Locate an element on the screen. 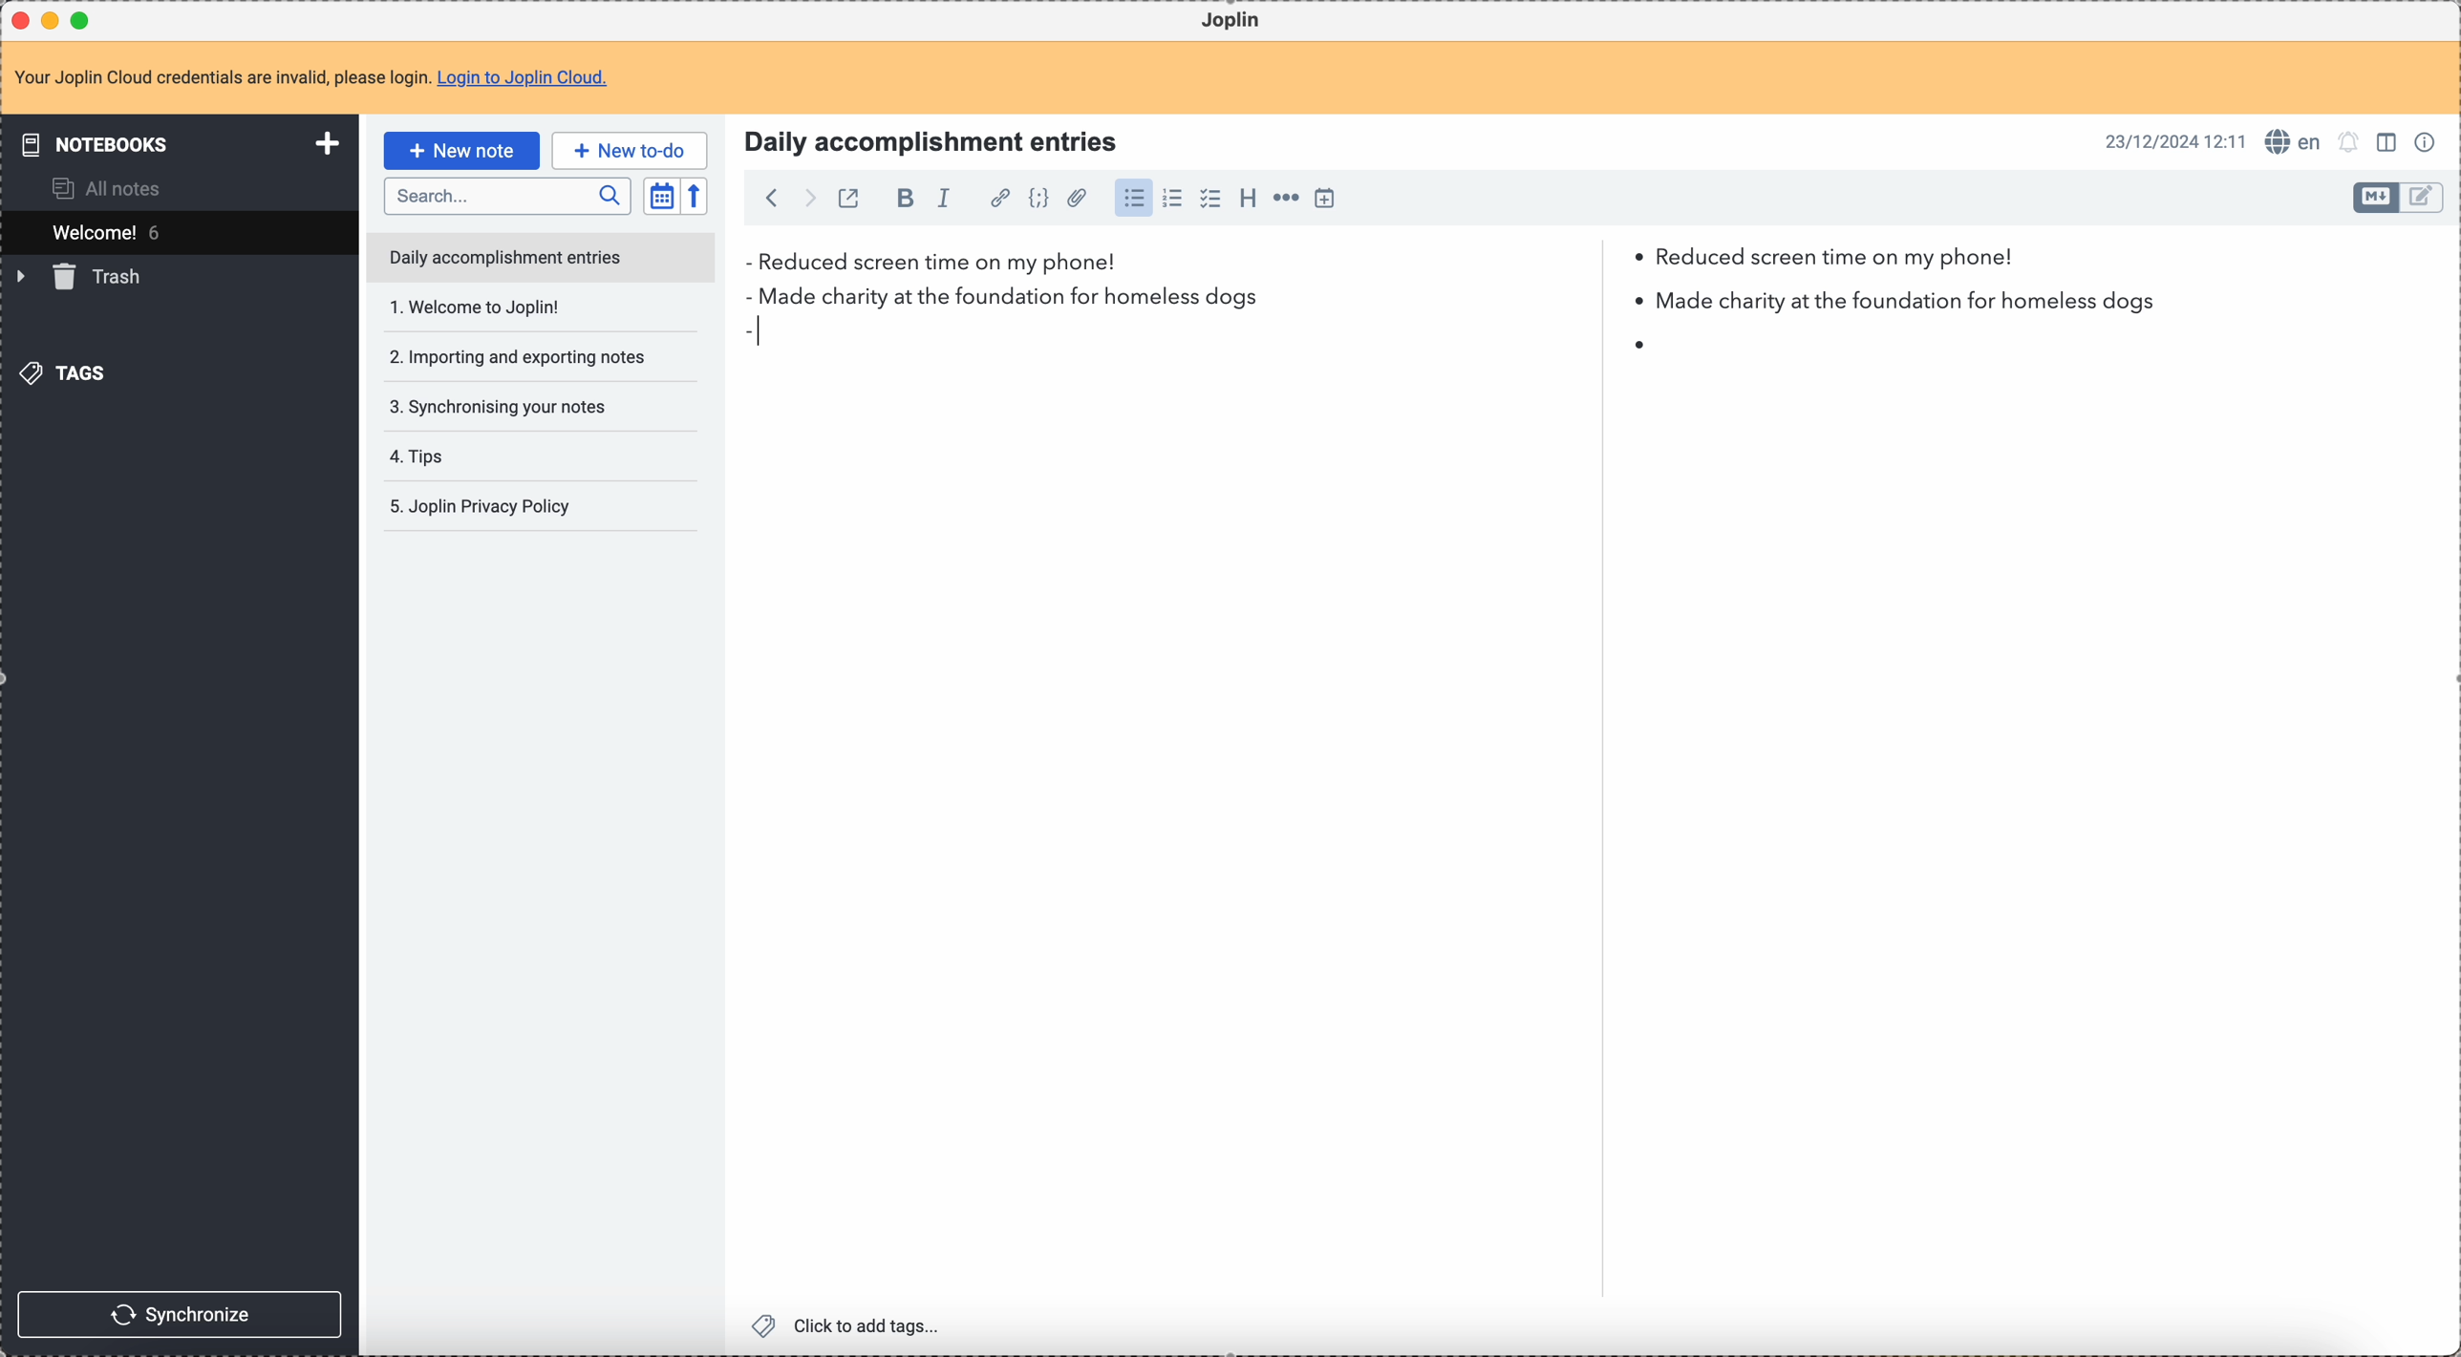 This screenshot has height=1357, width=2461. heading is located at coordinates (1248, 199).